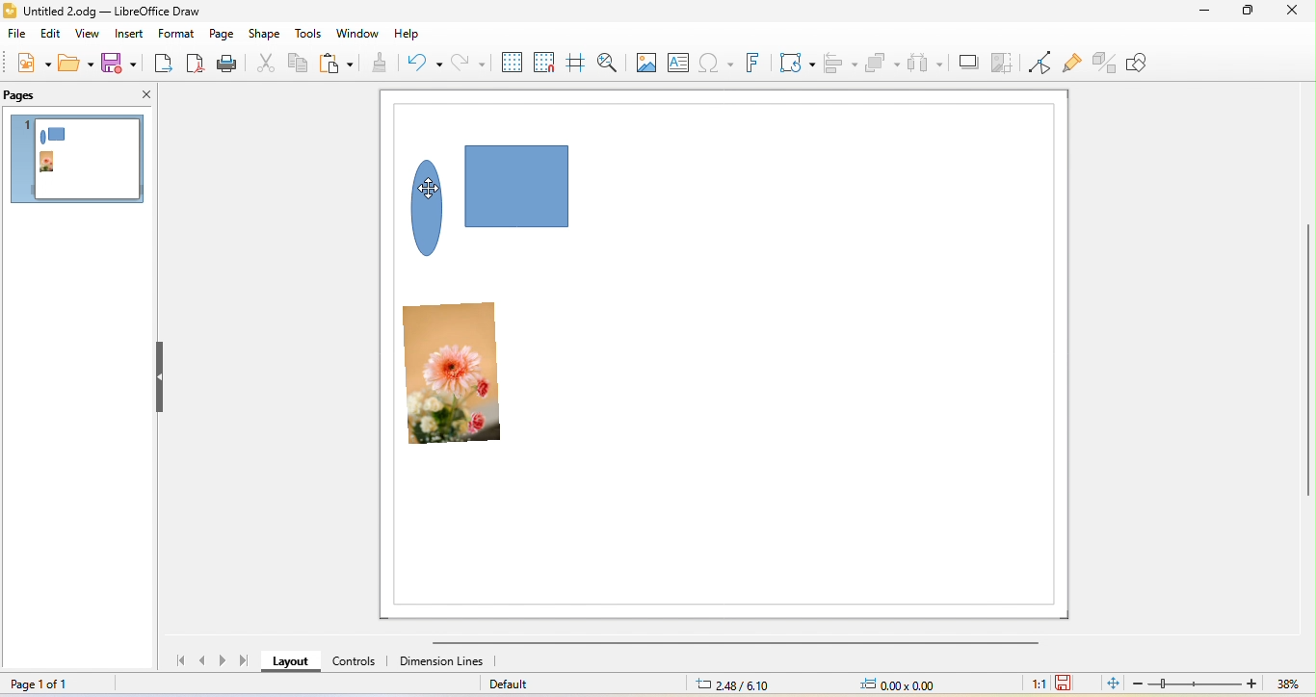  Describe the element at coordinates (26, 65) in the screenshot. I see `new` at that location.